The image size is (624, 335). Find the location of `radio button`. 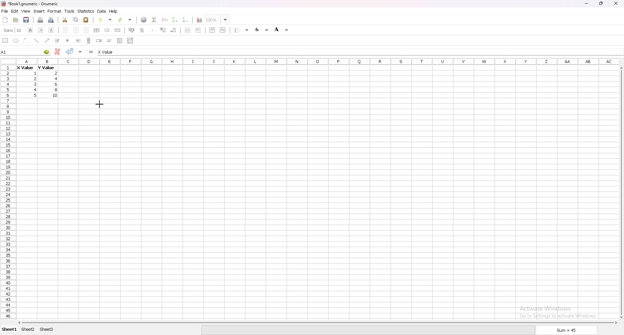

radio button is located at coordinates (68, 41).